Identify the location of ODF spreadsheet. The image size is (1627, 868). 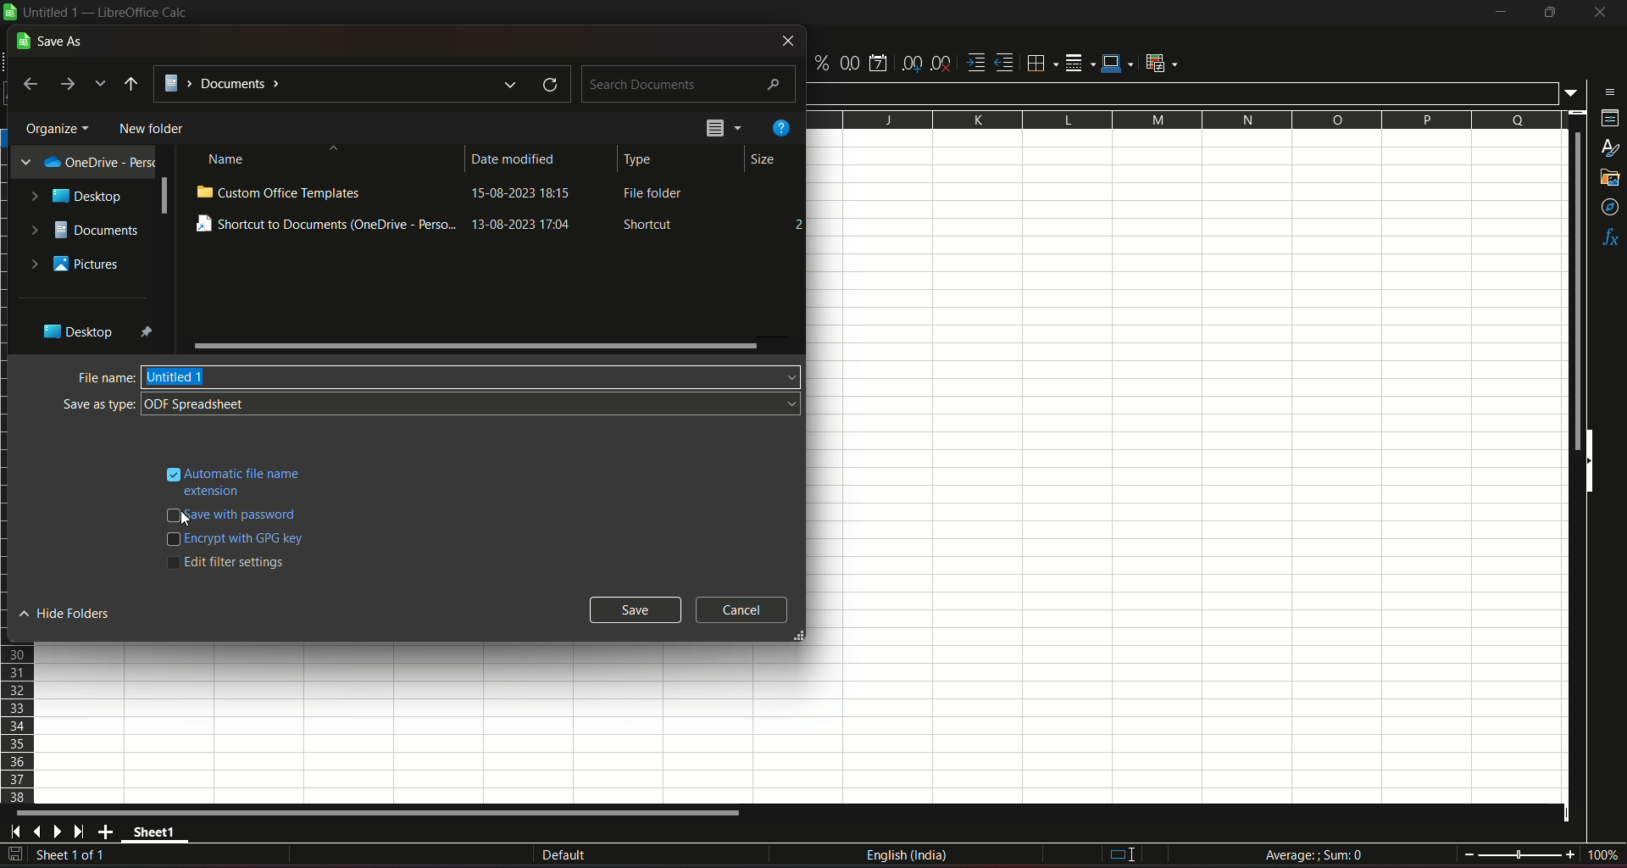
(475, 404).